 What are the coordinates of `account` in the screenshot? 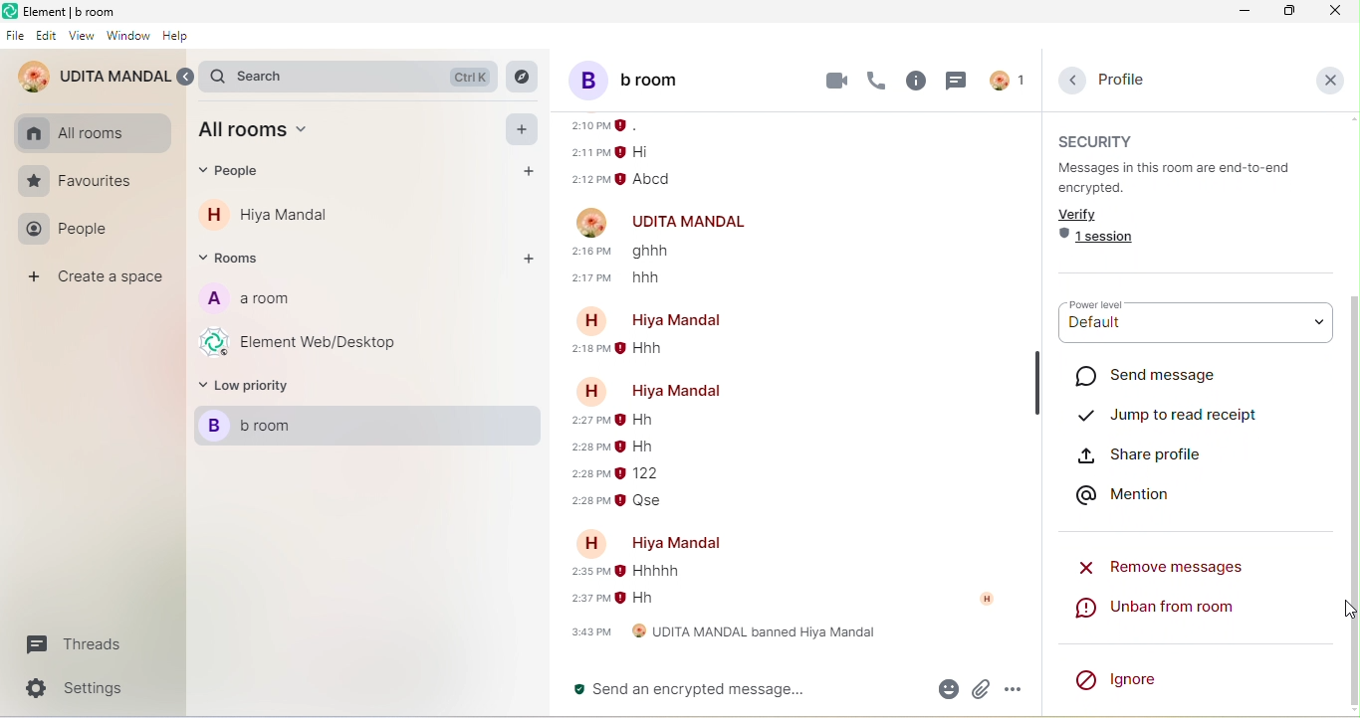 It's located at (995, 600).